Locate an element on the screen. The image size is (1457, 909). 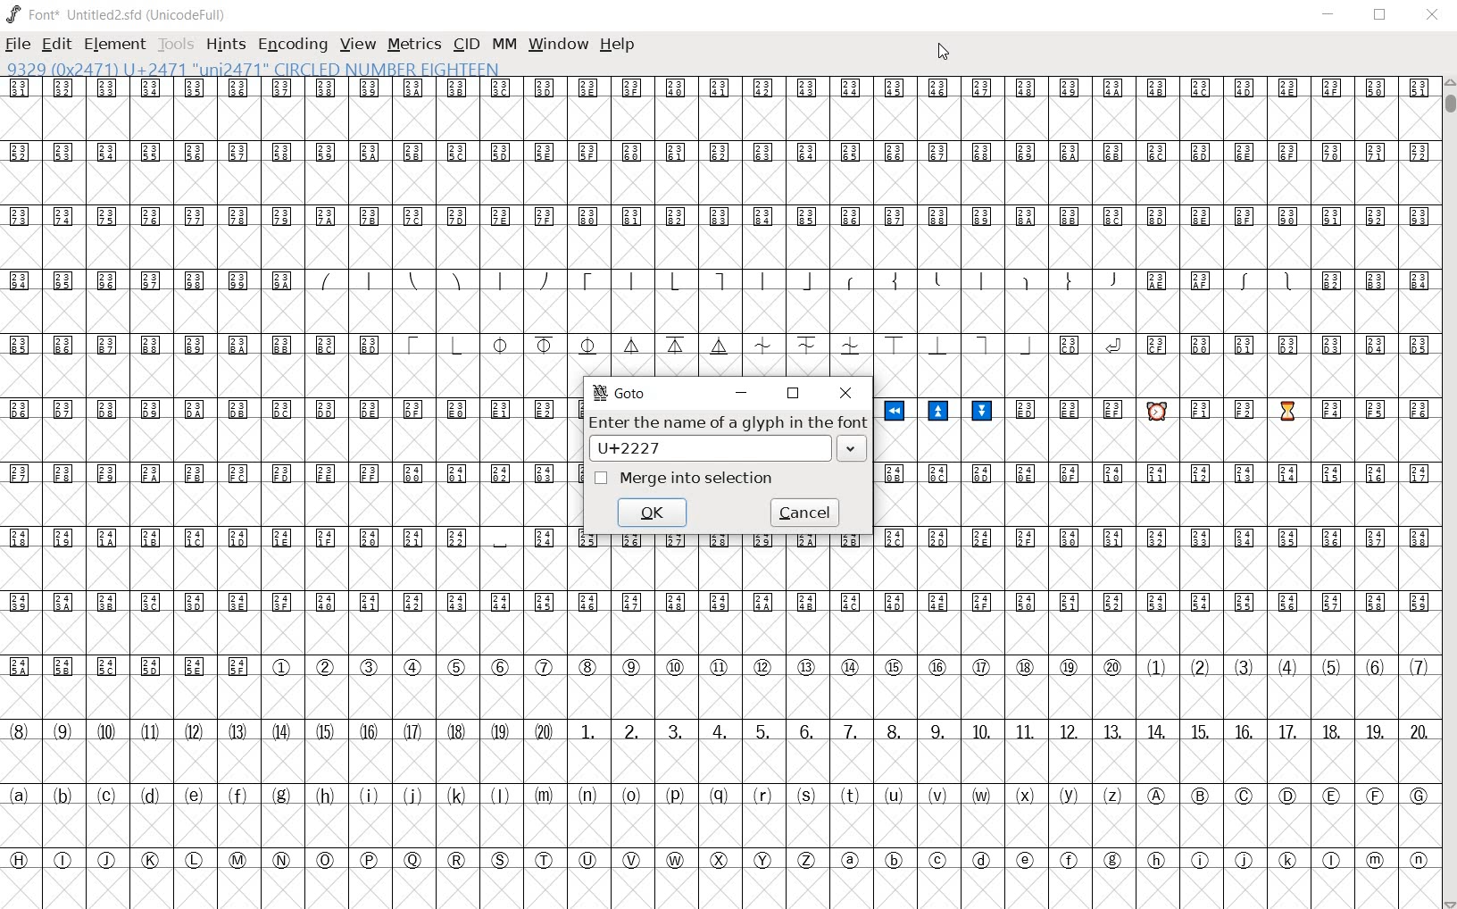
metrics is located at coordinates (414, 44).